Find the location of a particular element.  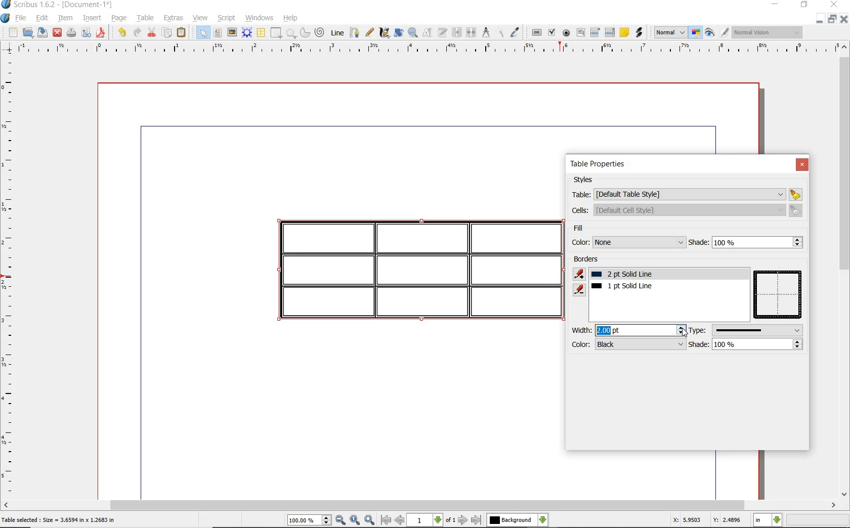

cells is located at coordinates (685, 210).